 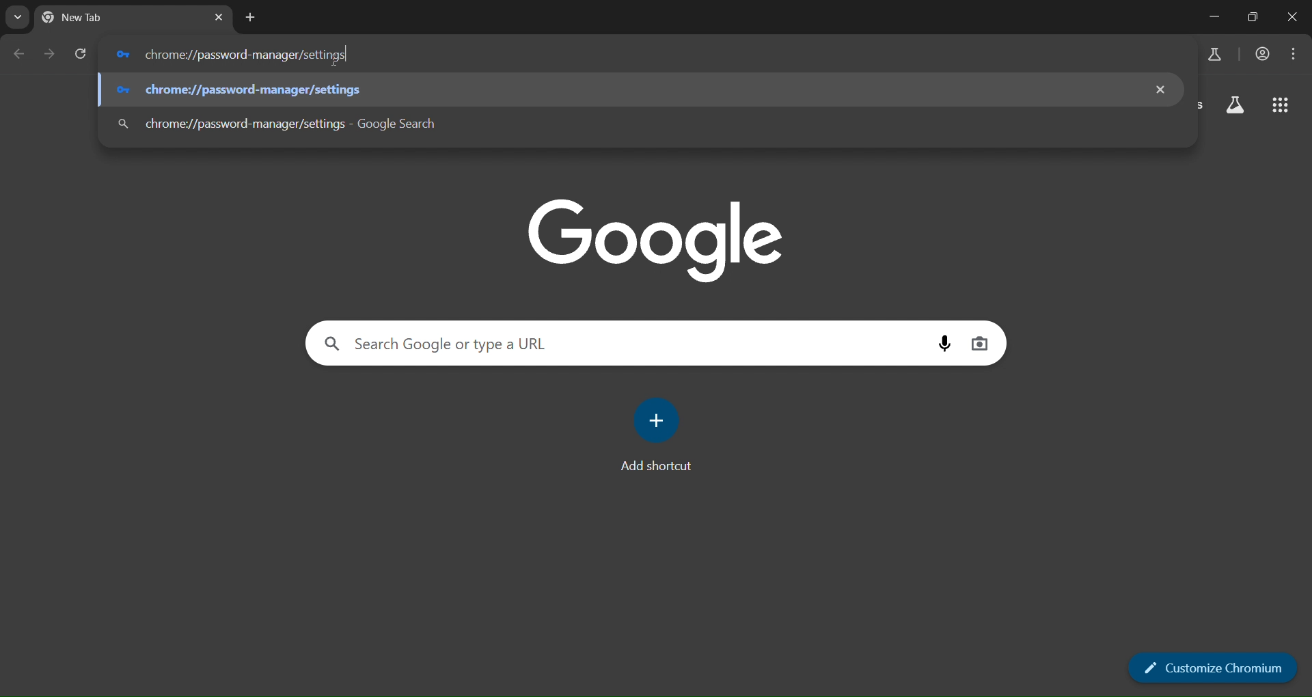 What do you see at coordinates (350, 55) in the screenshot?
I see `cursor` at bounding box center [350, 55].